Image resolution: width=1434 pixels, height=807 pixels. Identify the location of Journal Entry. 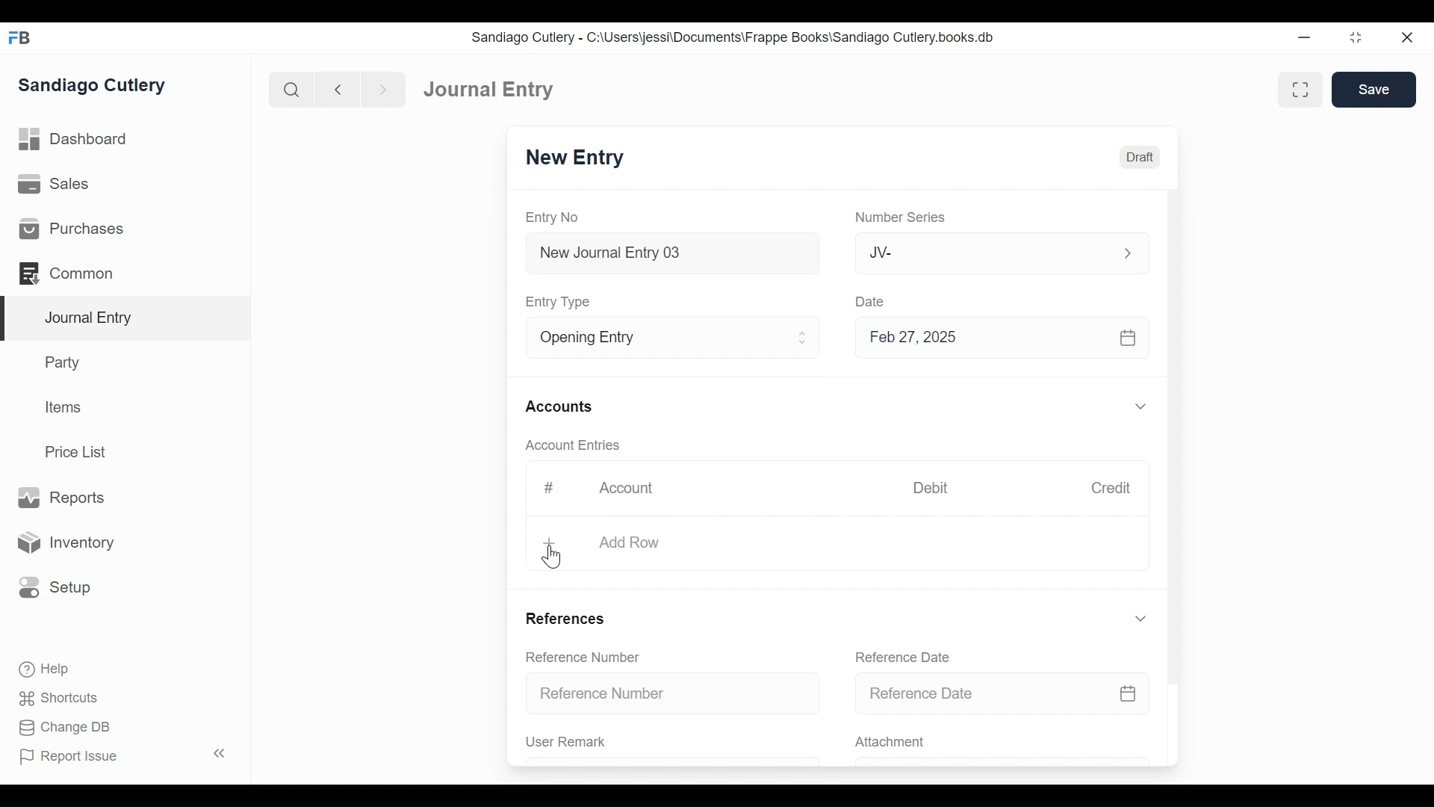
(491, 90).